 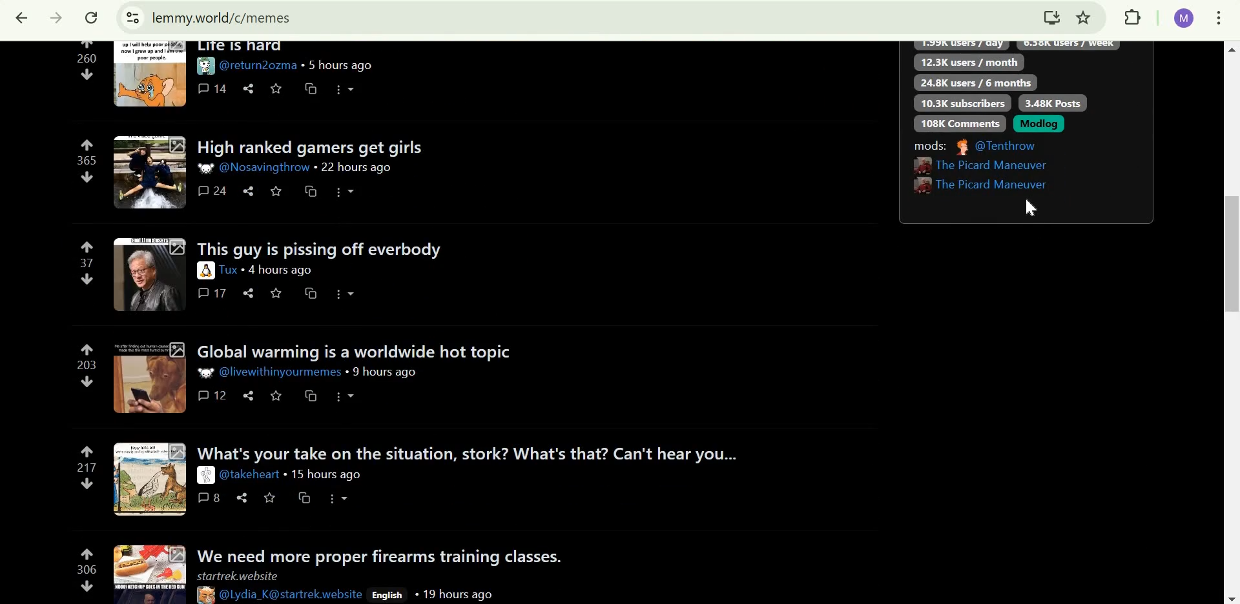 What do you see at coordinates (311, 293) in the screenshot?
I see `cross-post` at bounding box center [311, 293].